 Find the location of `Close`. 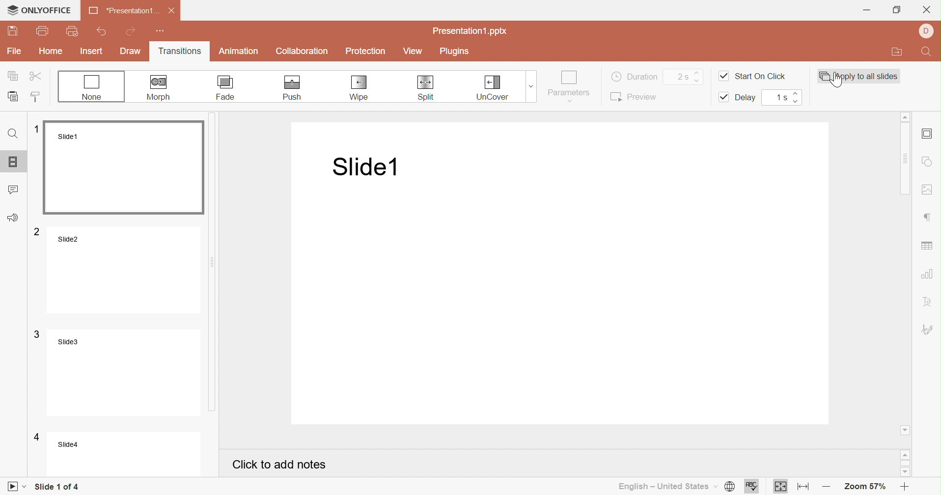

Close is located at coordinates (171, 11).